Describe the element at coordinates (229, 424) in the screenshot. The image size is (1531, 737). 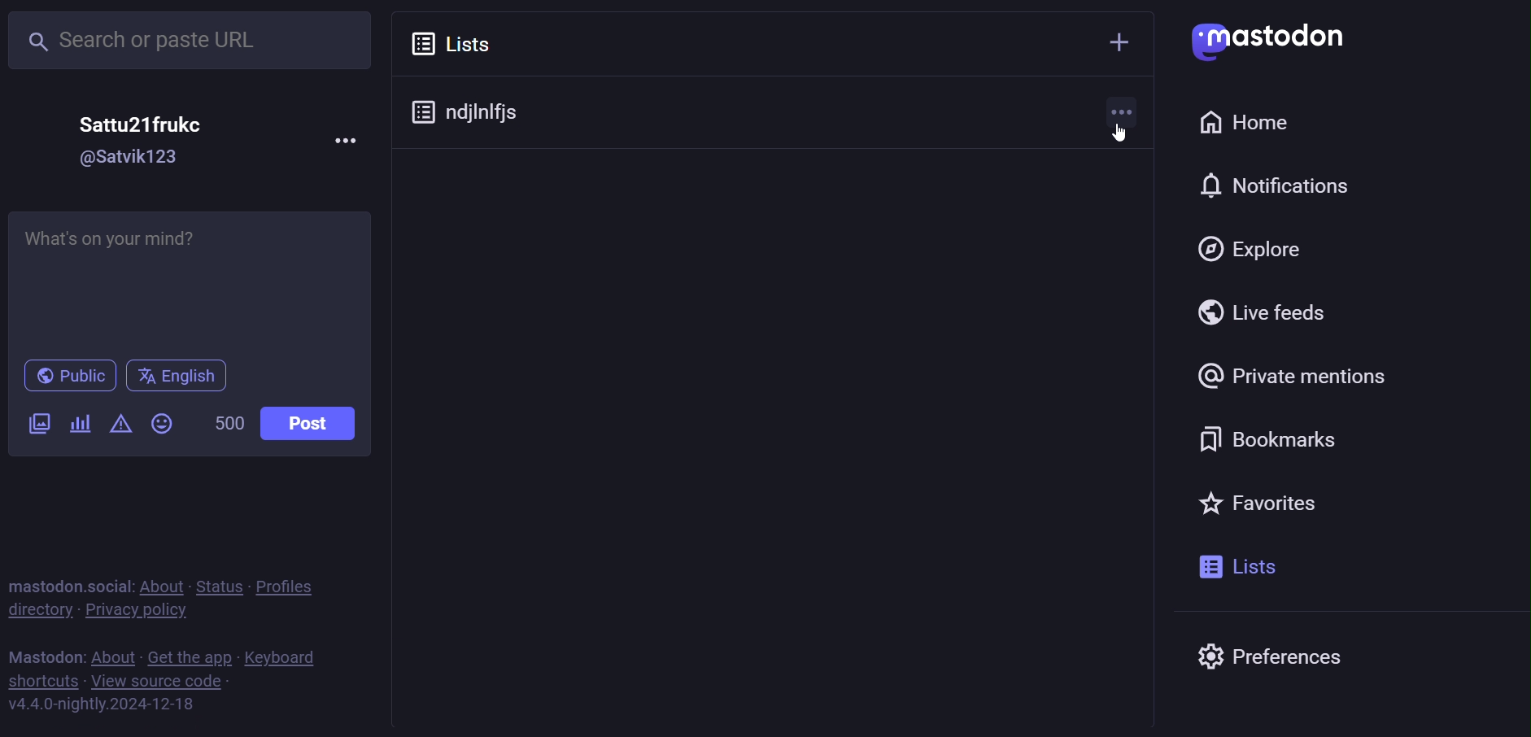
I see `500` at that location.